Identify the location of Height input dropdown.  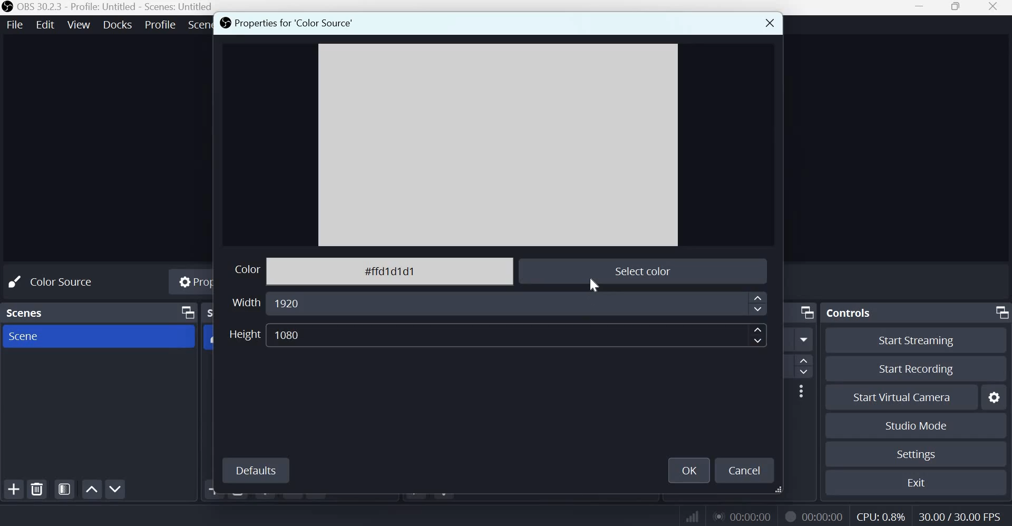
(518, 334).